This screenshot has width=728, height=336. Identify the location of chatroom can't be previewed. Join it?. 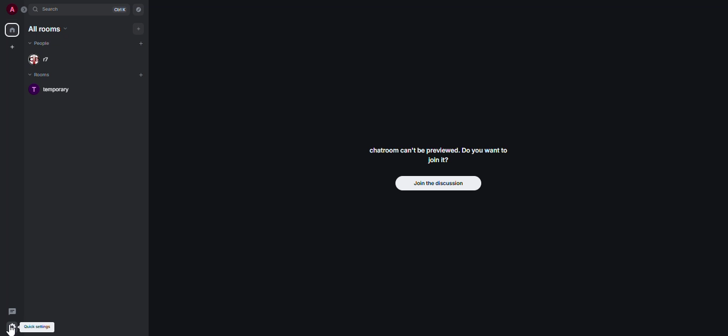
(437, 154).